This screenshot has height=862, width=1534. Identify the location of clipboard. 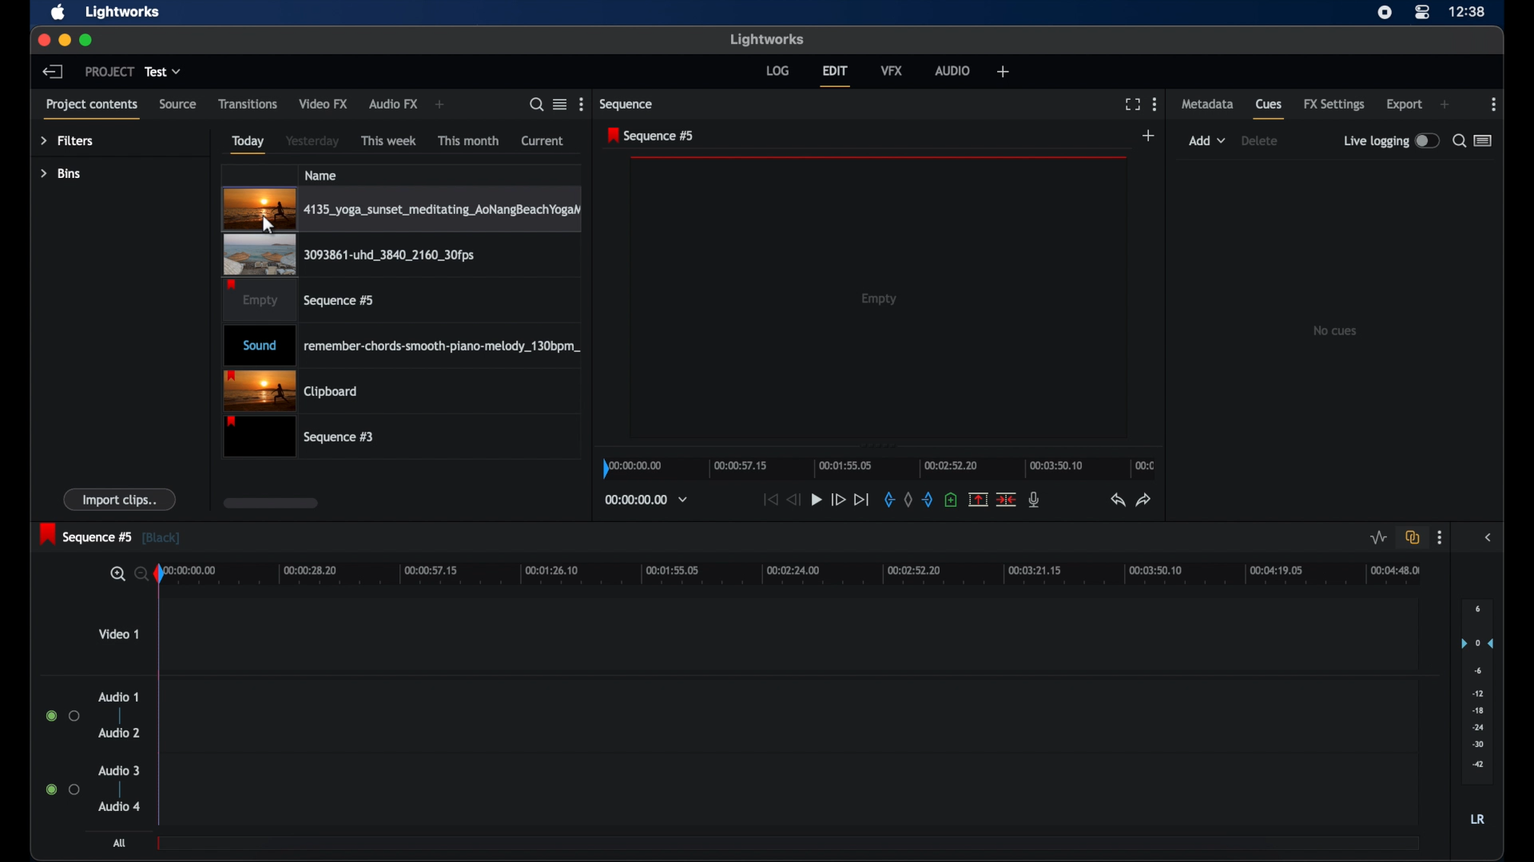
(296, 390).